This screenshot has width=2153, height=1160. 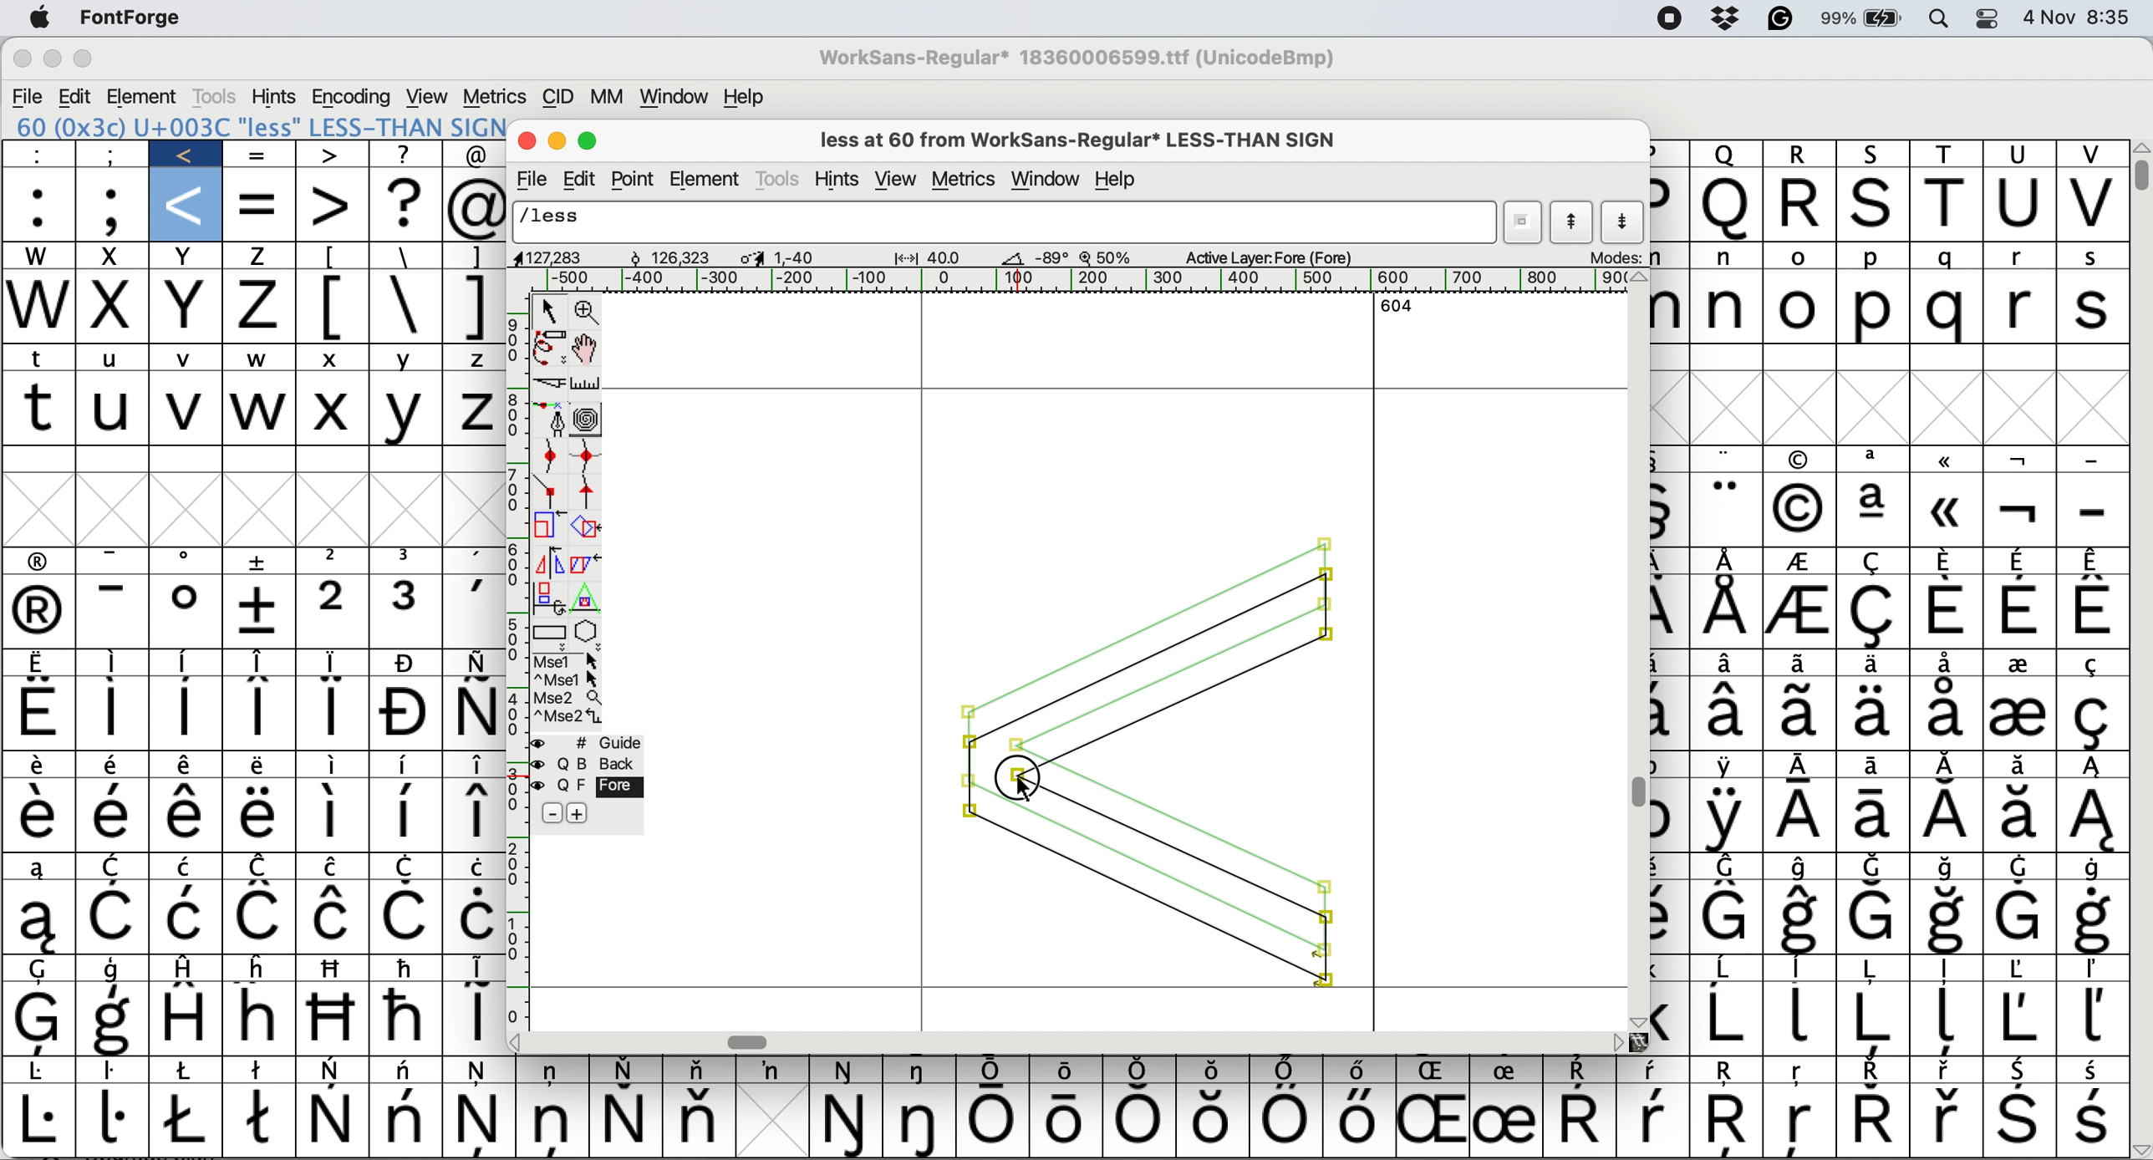 What do you see at coordinates (1805, 767) in the screenshot?
I see `Symbol` at bounding box center [1805, 767].